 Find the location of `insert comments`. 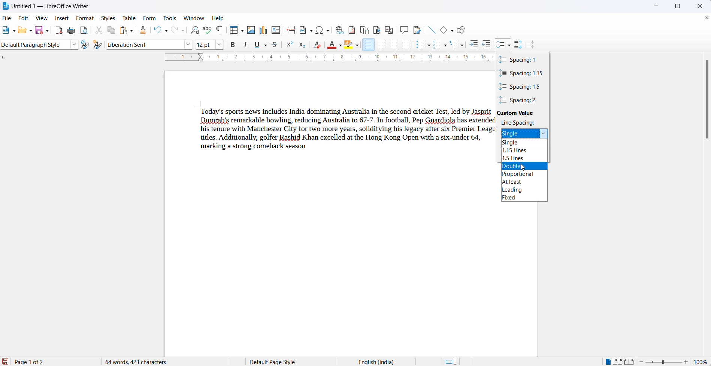

insert comments is located at coordinates (403, 29).